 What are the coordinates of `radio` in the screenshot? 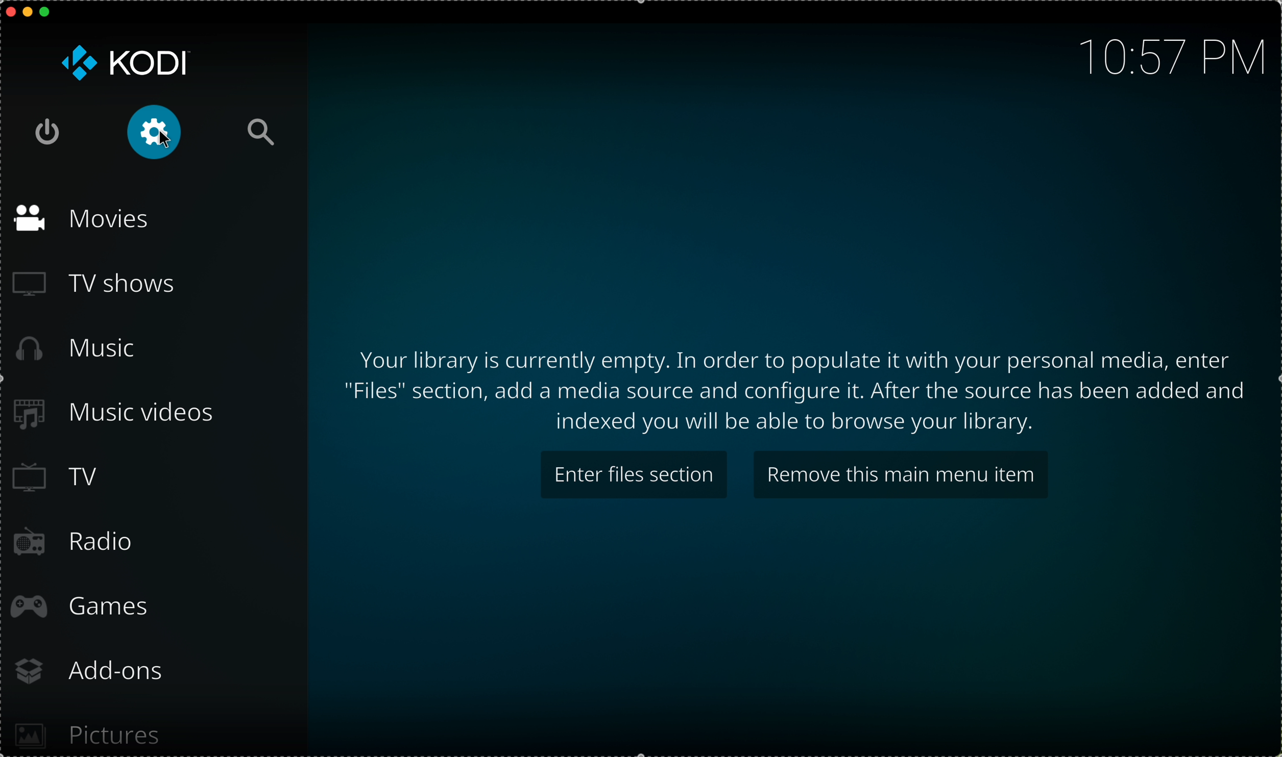 It's located at (77, 544).